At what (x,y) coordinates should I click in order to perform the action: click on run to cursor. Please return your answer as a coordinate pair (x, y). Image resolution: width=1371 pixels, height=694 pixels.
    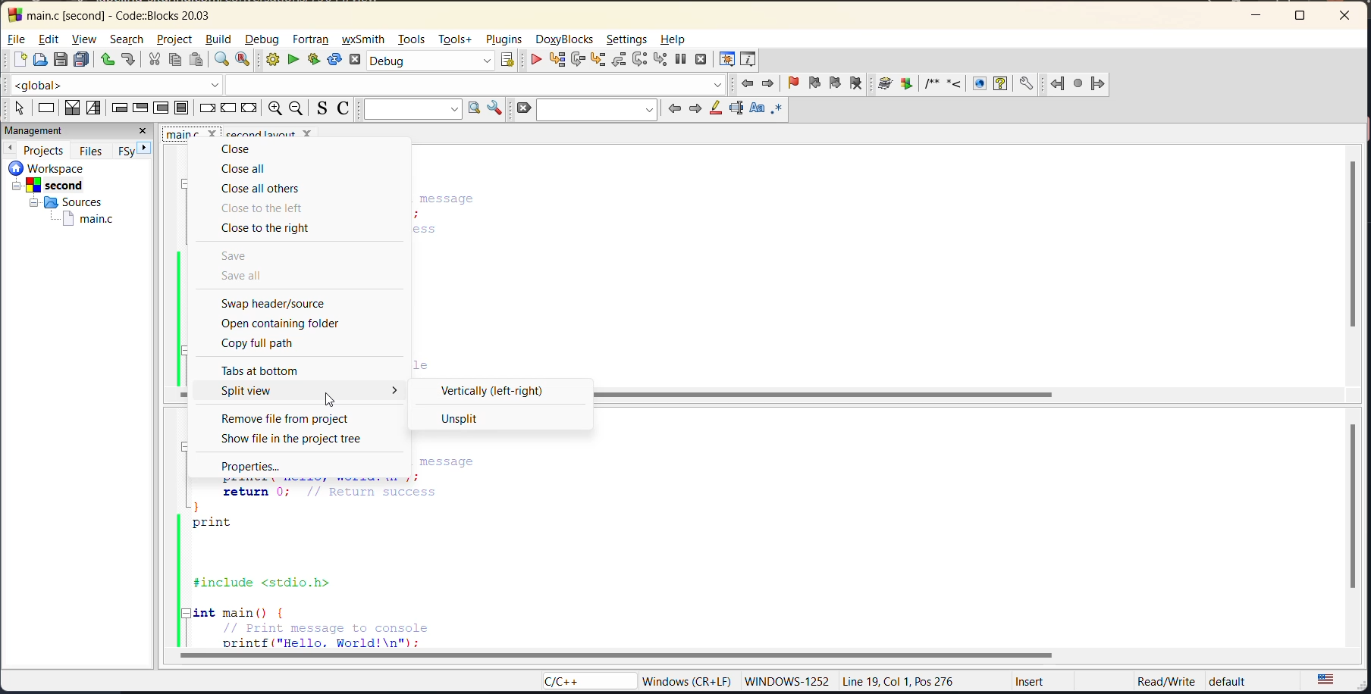
    Looking at the image, I should click on (560, 60).